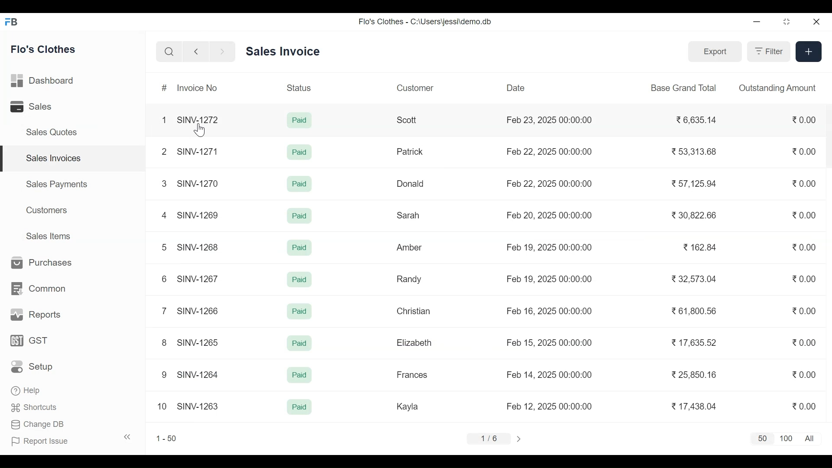 This screenshot has height=468, width=832. Describe the element at coordinates (787, 439) in the screenshot. I see `100` at that location.